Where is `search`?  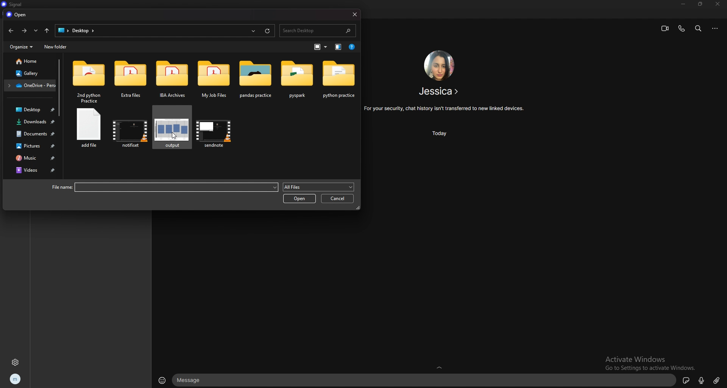 search is located at coordinates (318, 31).